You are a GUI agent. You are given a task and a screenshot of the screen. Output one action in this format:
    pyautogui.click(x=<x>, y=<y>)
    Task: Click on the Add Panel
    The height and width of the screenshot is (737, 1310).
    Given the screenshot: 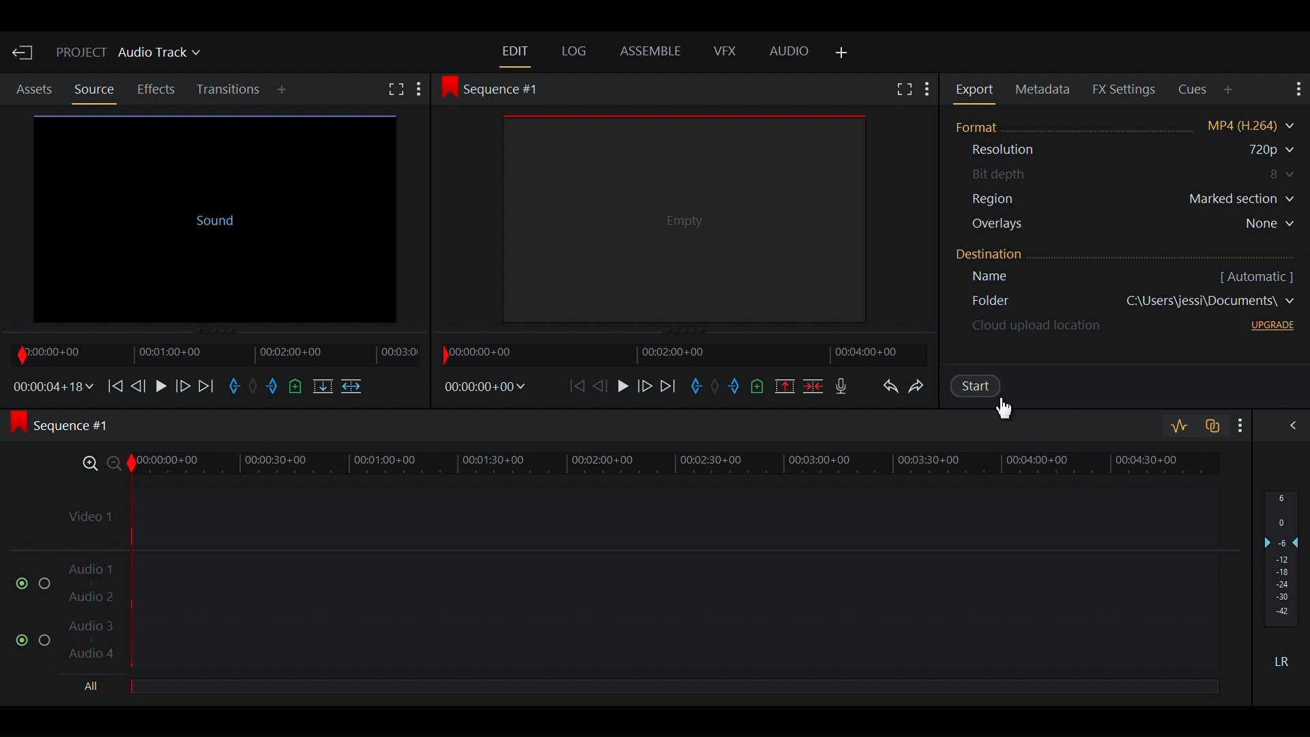 What is the action you would take?
    pyautogui.click(x=842, y=54)
    